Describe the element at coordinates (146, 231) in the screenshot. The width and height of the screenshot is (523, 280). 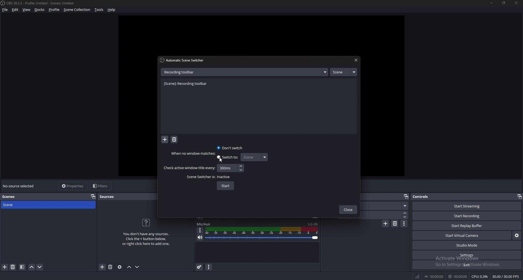
I see `info` at that location.